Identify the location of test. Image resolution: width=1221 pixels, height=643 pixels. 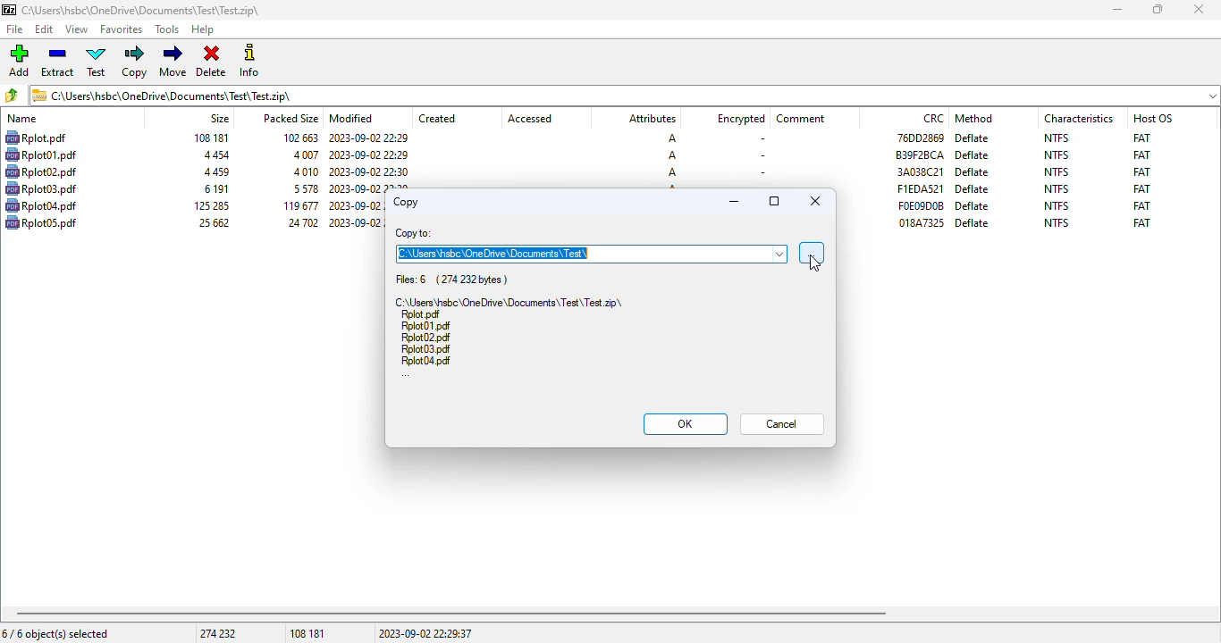
(97, 62).